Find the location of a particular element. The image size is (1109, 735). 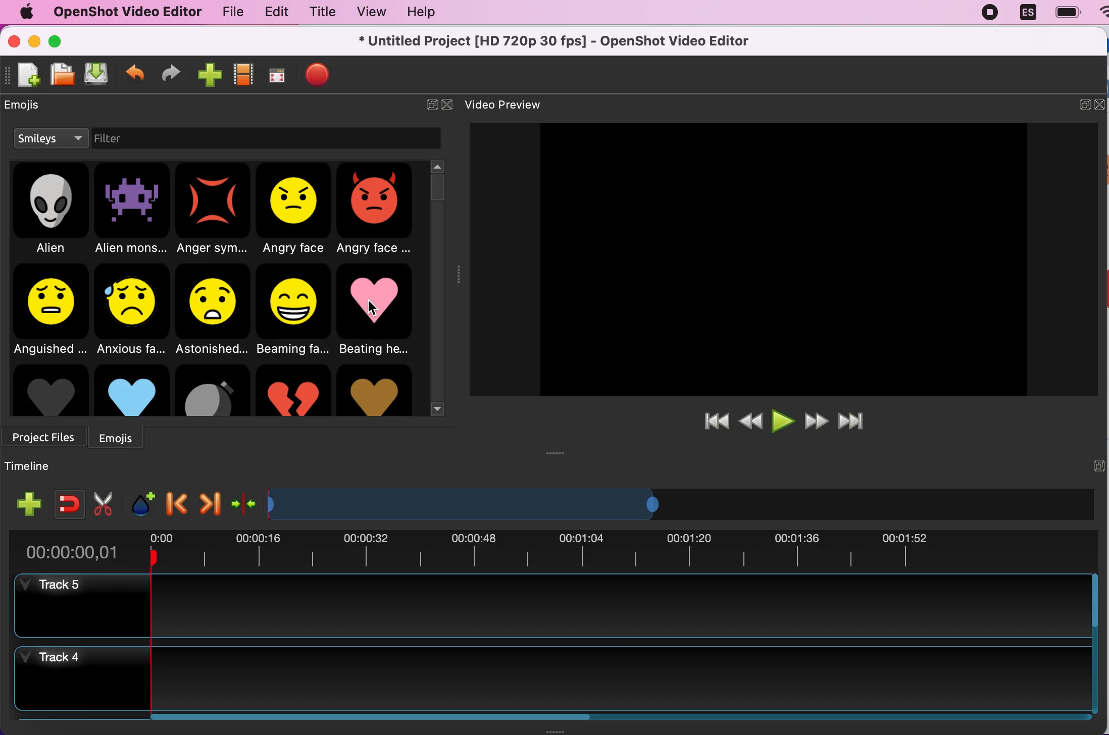

add marker is located at coordinates (141, 501).